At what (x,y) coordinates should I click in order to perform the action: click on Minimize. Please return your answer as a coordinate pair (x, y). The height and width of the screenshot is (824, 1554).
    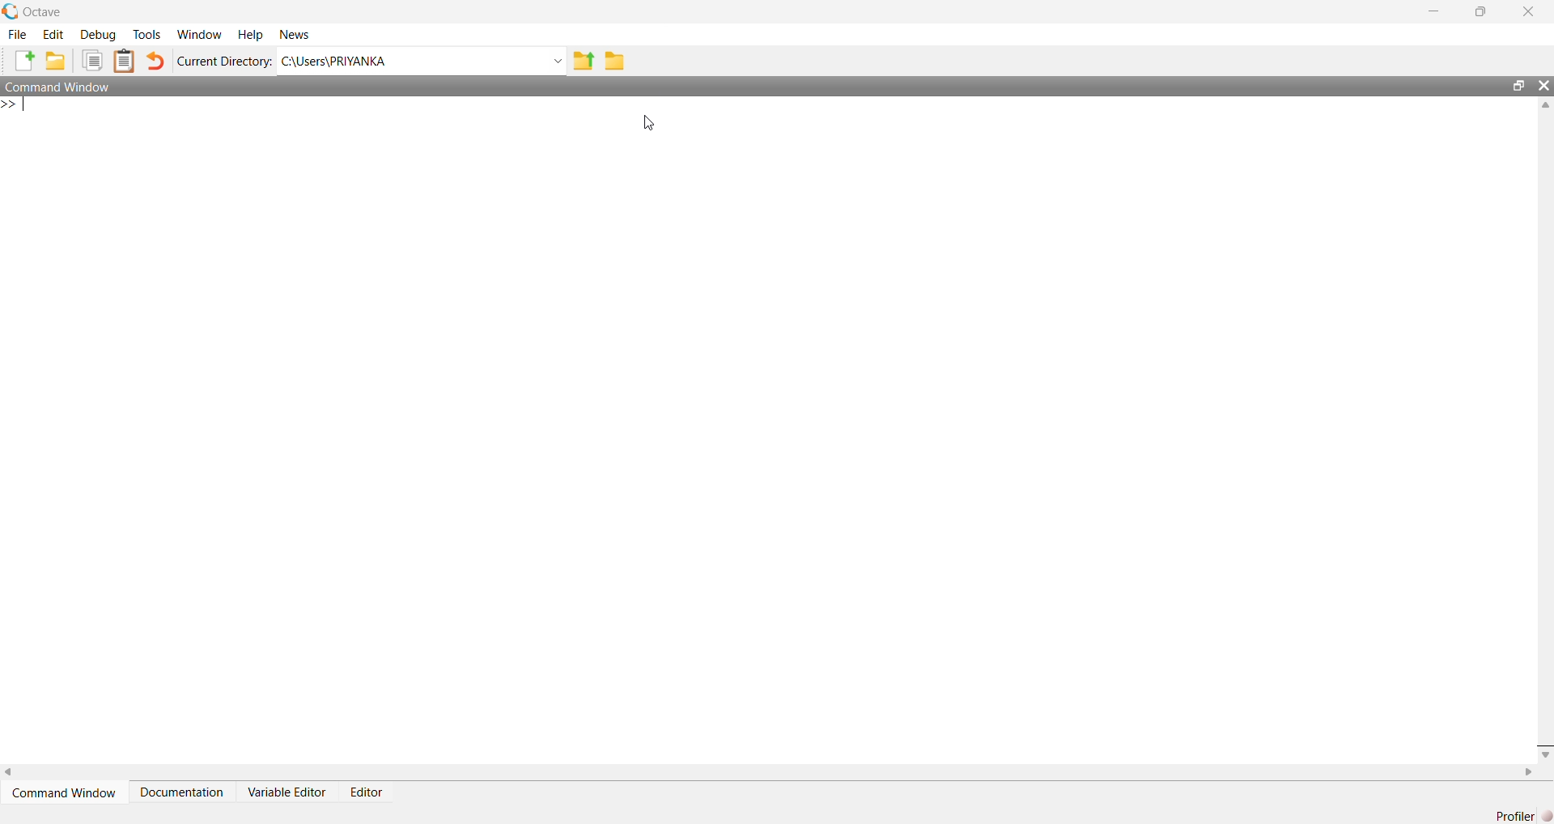
    Looking at the image, I should click on (1436, 10).